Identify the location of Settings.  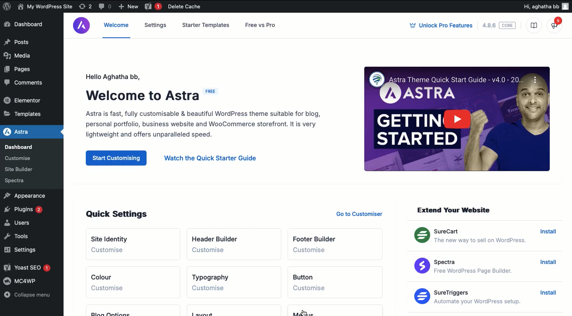
(156, 25).